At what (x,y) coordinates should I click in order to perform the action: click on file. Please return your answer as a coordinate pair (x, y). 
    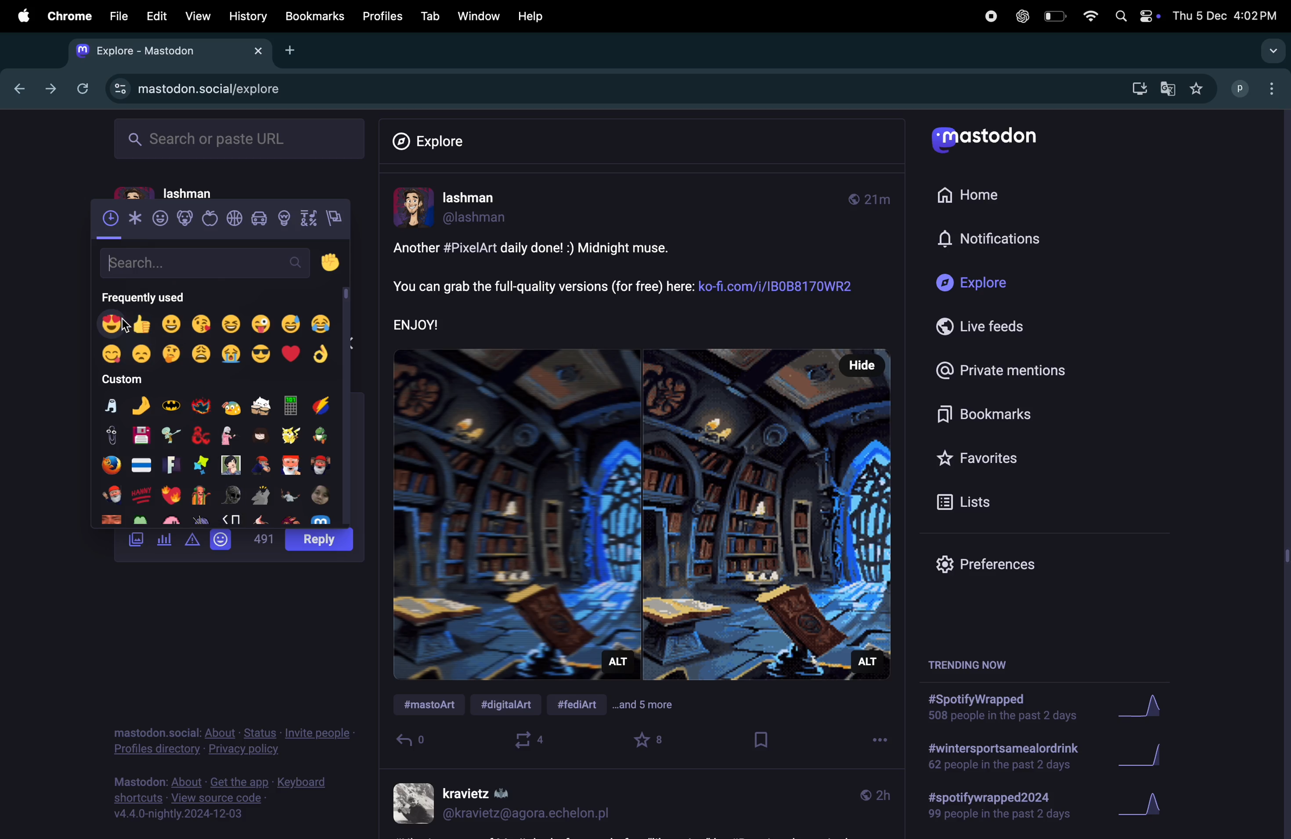
    Looking at the image, I should click on (122, 16).